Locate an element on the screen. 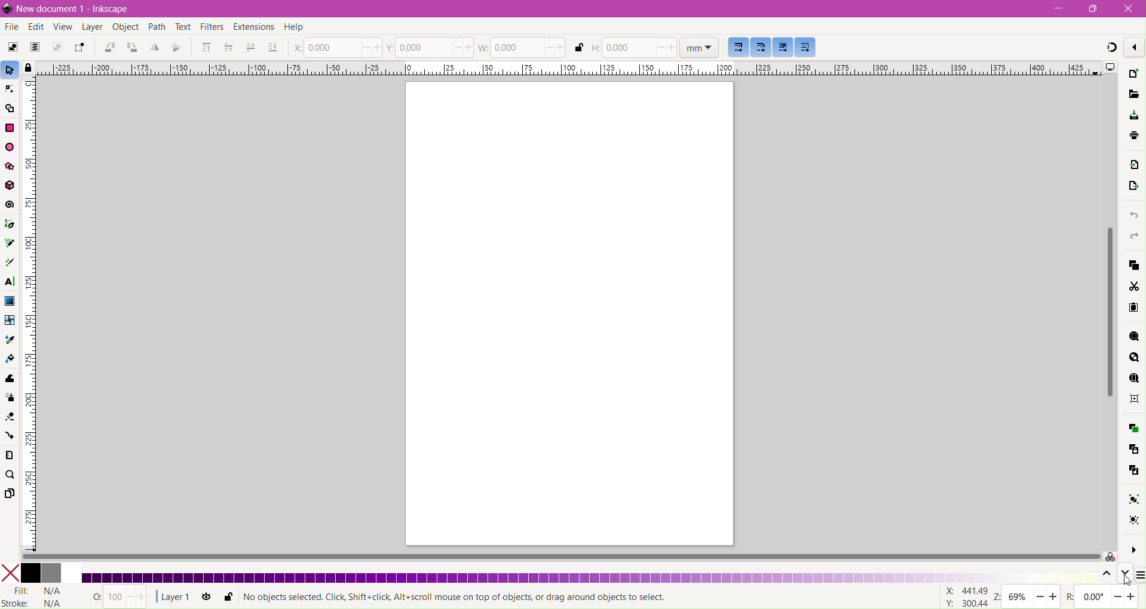 The width and height of the screenshot is (1146, 609). Document Title - Application Name is located at coordinates (76, 9).